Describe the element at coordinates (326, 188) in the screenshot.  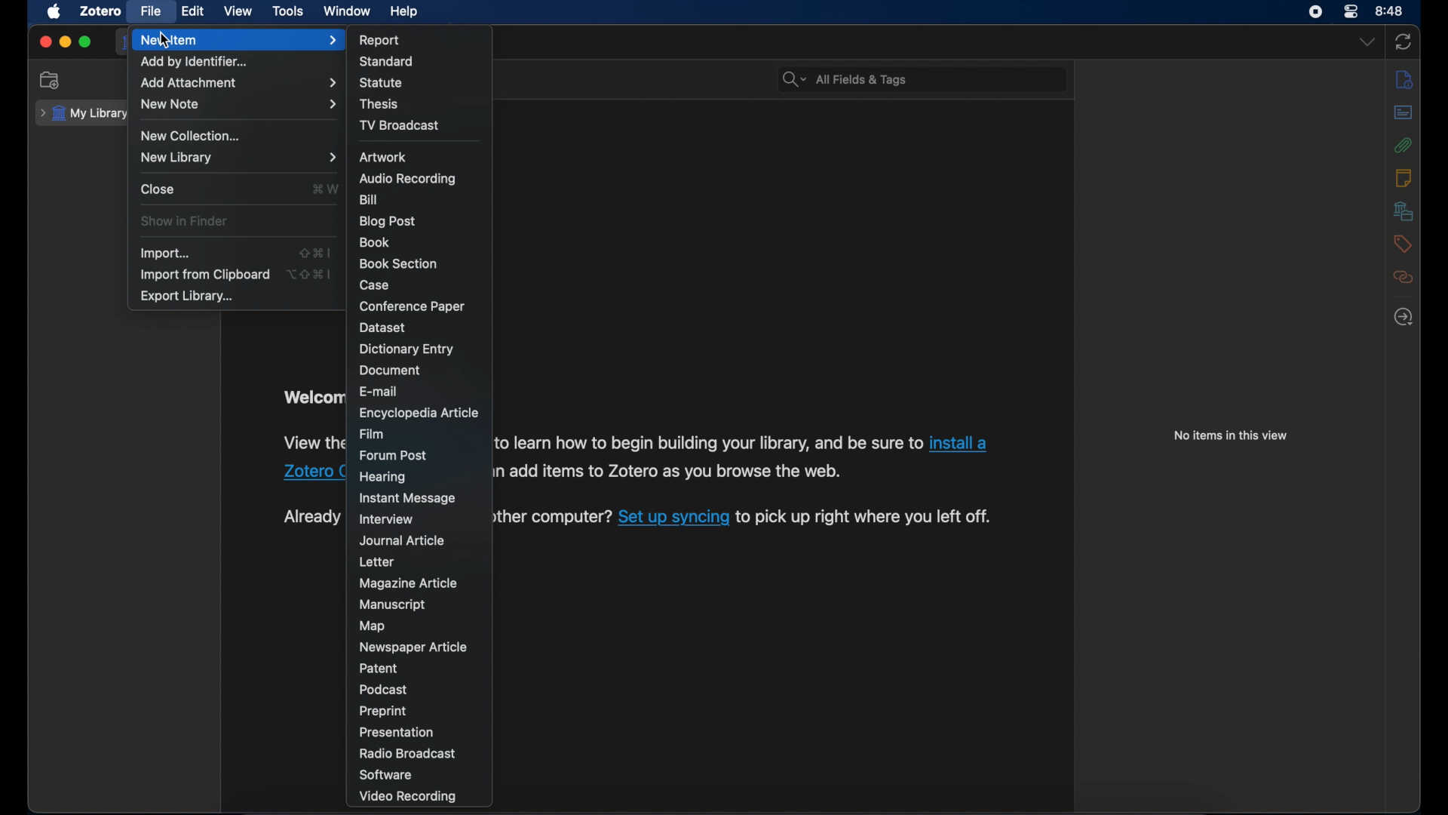
I see `close` at that location.